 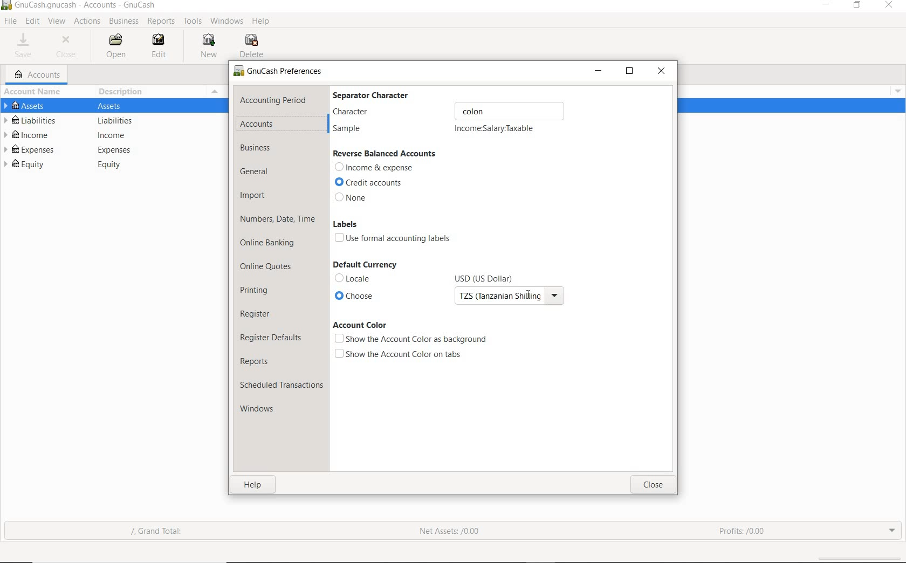 I want to click on default currency, so click(x=364, y=265).